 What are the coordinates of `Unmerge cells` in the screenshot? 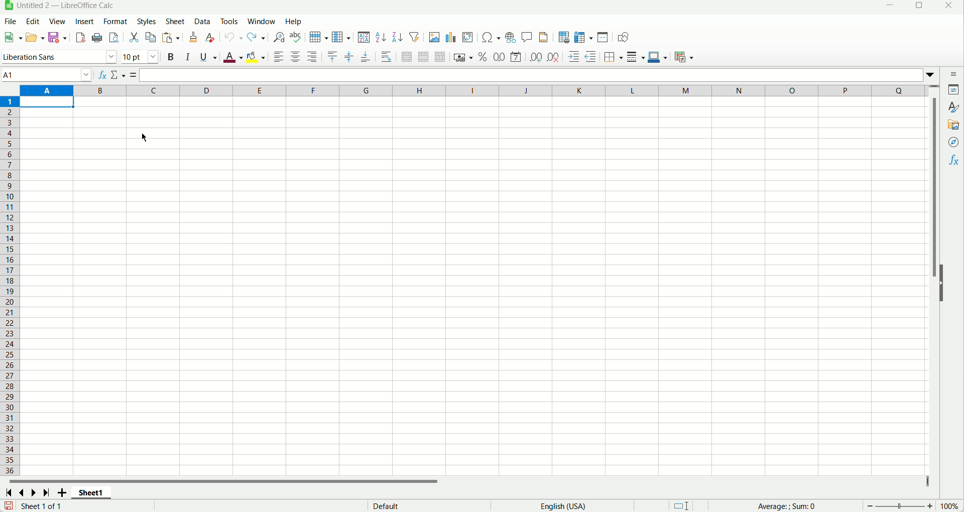 It's located at (440, 57).